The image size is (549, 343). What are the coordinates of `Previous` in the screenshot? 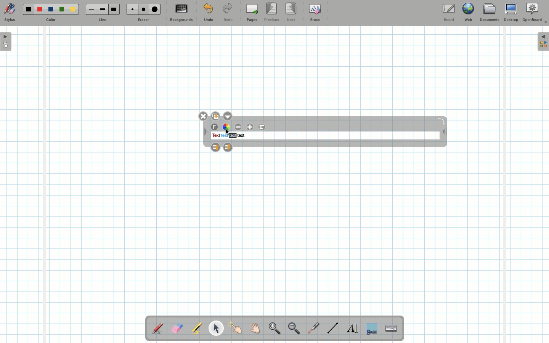 It's located at (272, 13).